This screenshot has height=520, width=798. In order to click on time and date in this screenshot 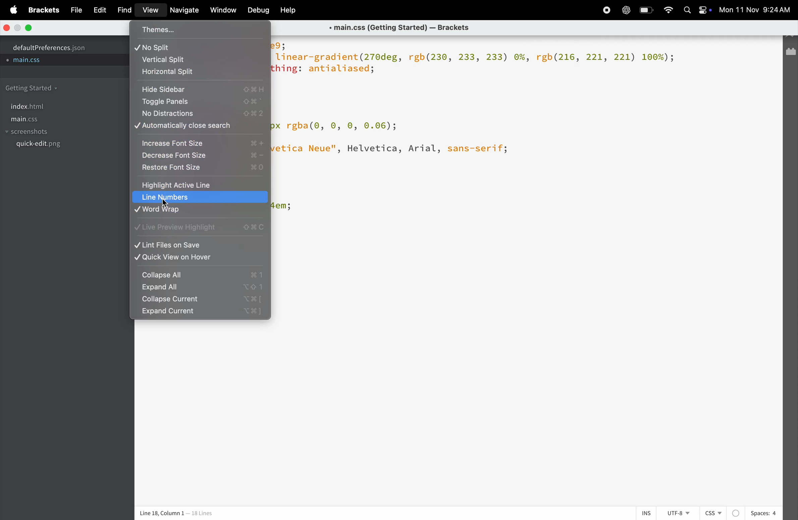, I will do `click(757, 10)`.